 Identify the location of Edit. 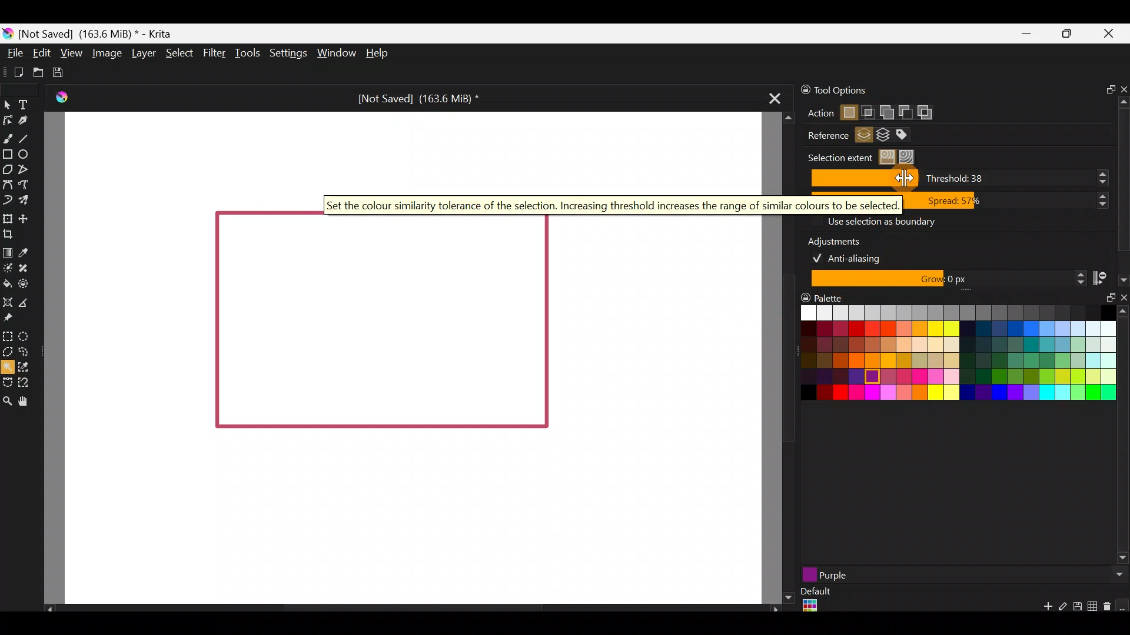
(41, 54).